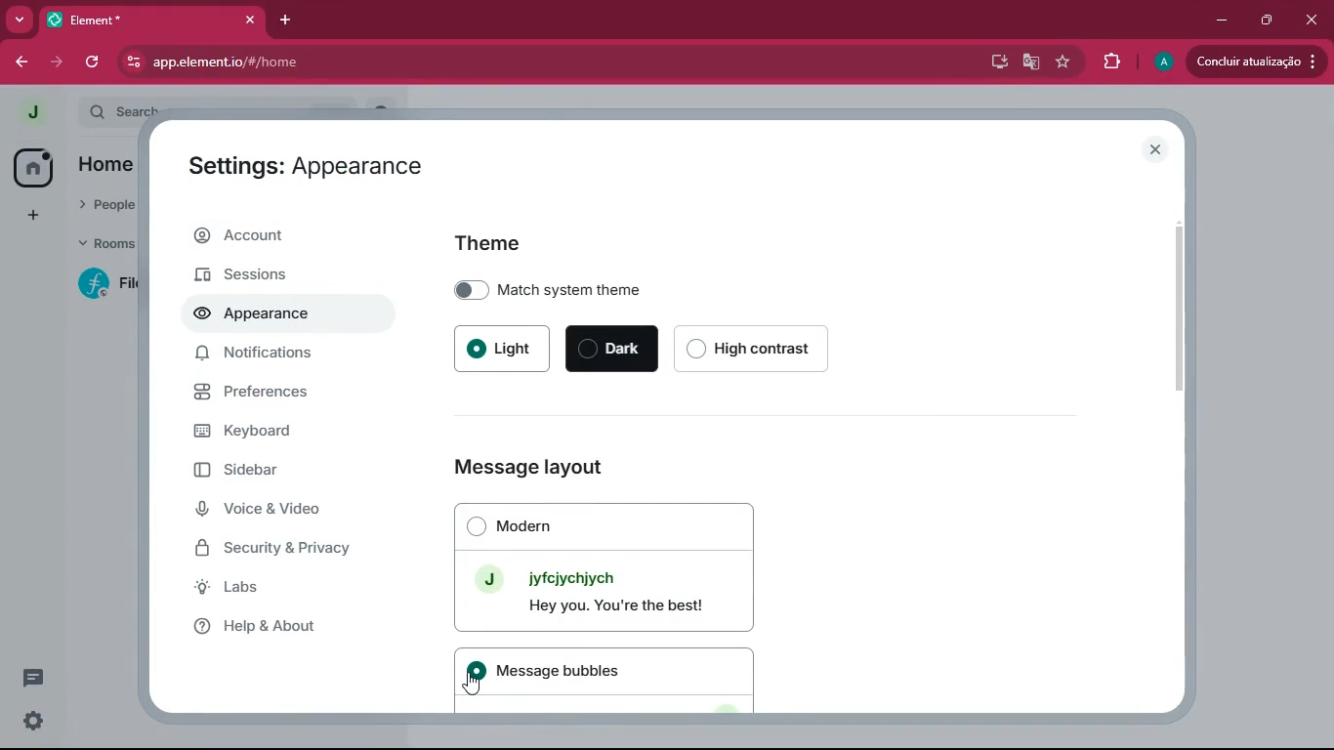 Image resolution: width=1334 pixels, height=750 pixels. What do you see at coordinates (110, 165) in the screenshot?
I see `home` at bounding box center [110, 165].